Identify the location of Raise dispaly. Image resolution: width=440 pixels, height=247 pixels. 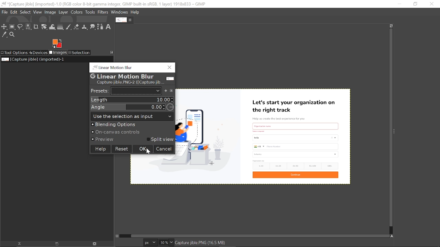
(17, 244).